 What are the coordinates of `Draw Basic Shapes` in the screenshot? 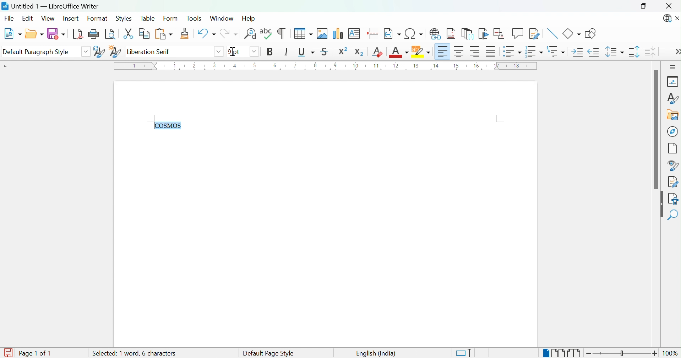 It's located at (591, 33).